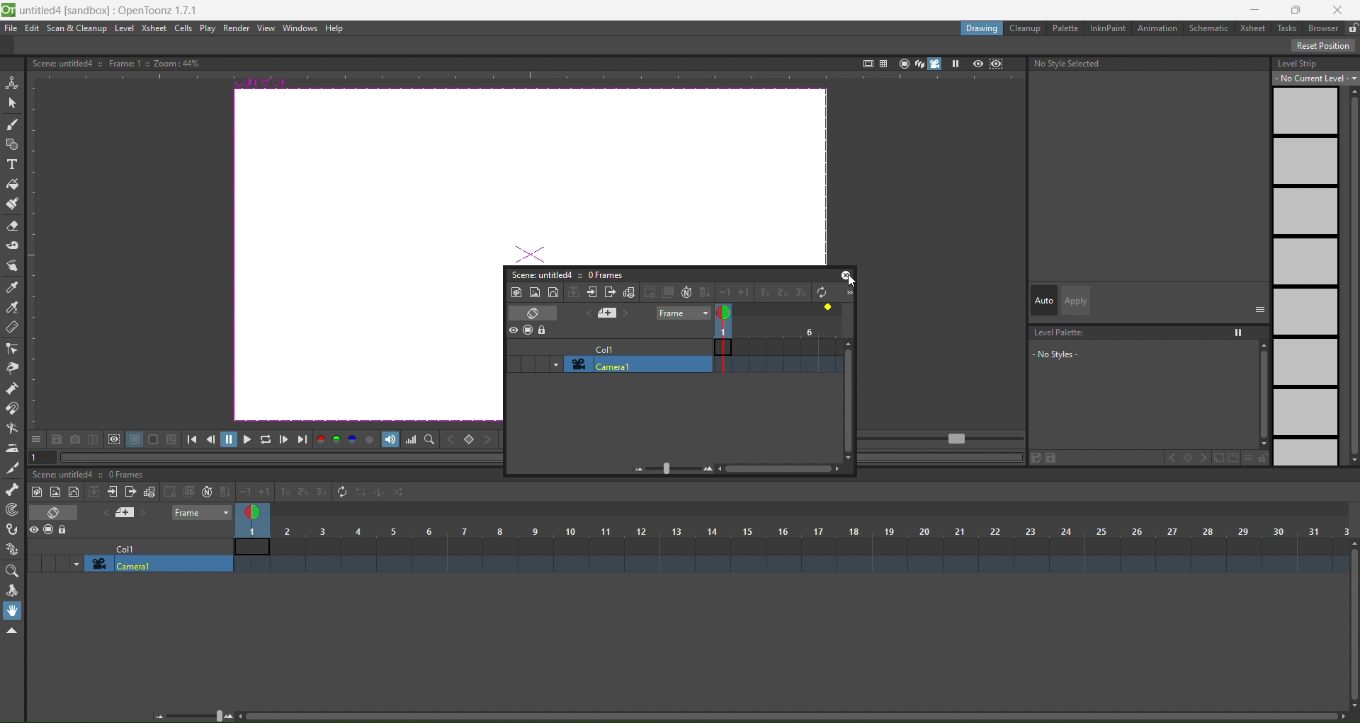  I want to click on icon, so click(105, 440).